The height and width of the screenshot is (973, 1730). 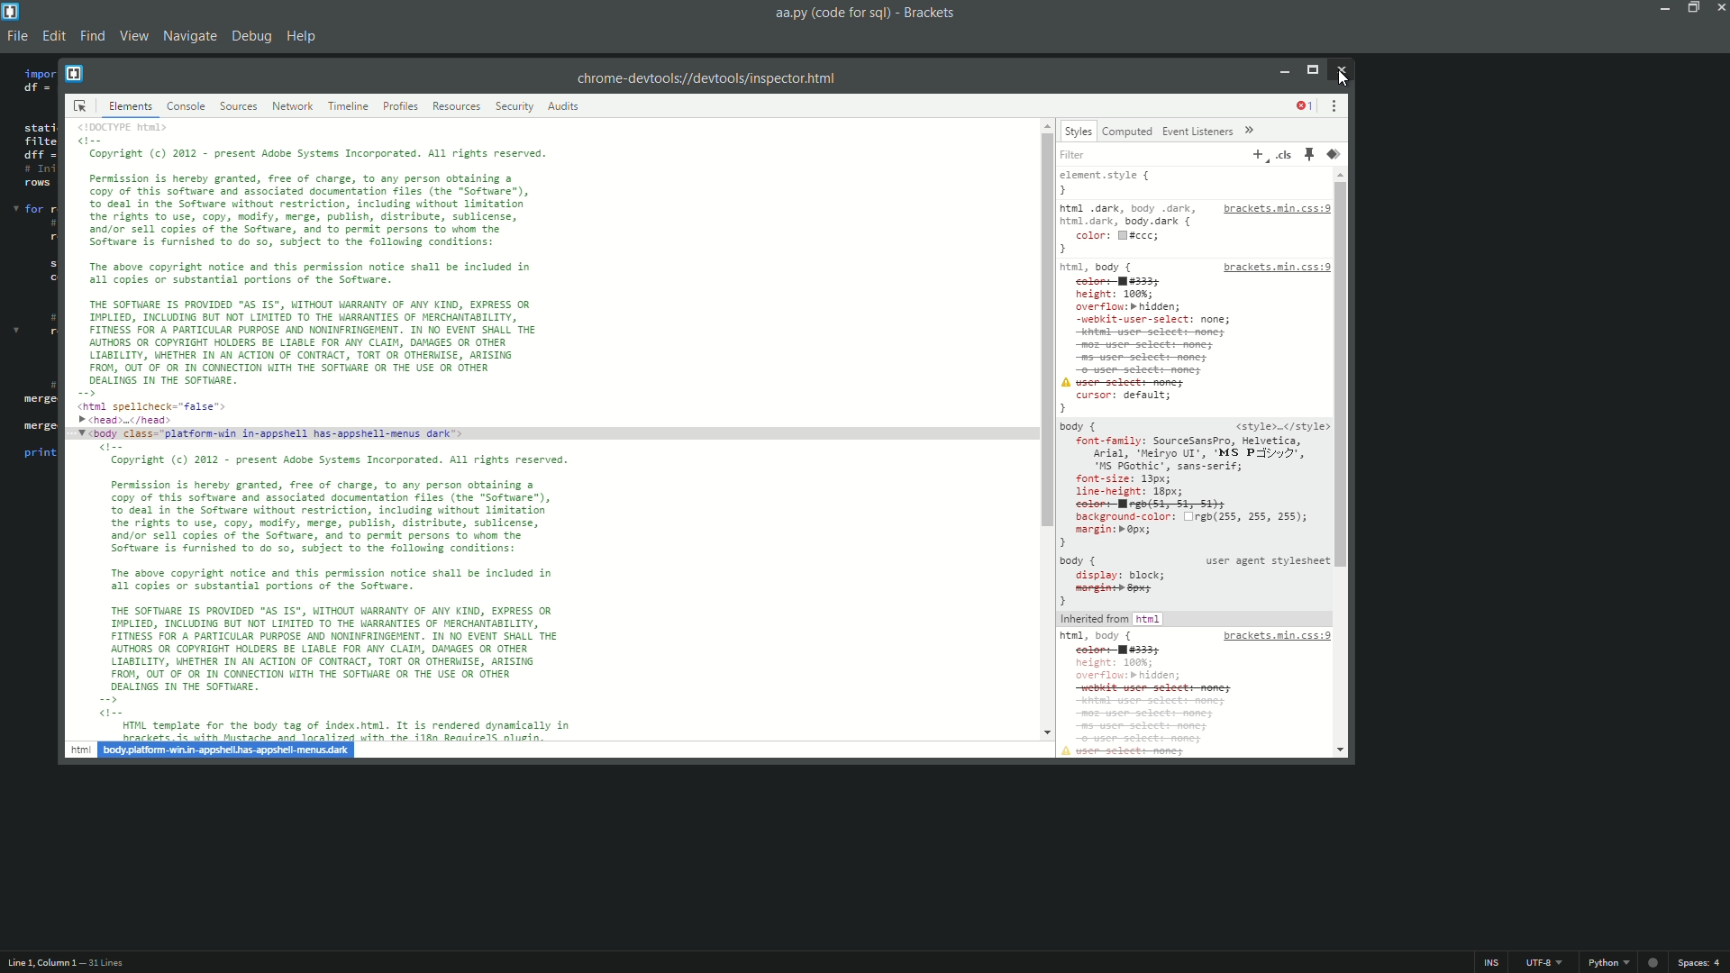 I want to click on file, so click(x=15, y=38).